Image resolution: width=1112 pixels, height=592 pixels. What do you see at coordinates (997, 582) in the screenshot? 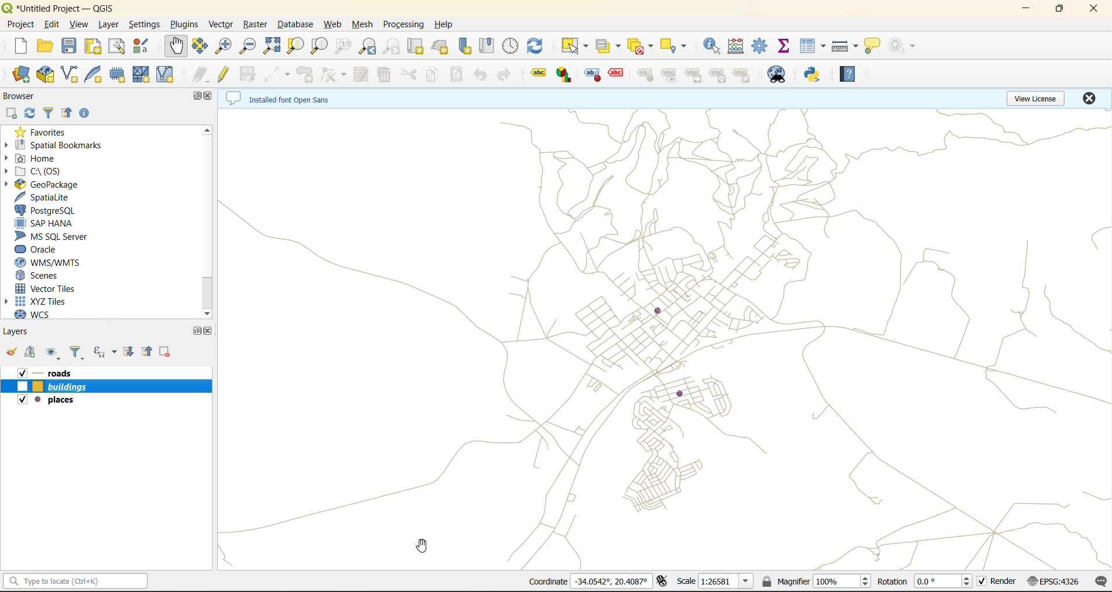
I see `render` at bounding box center [997, 582].